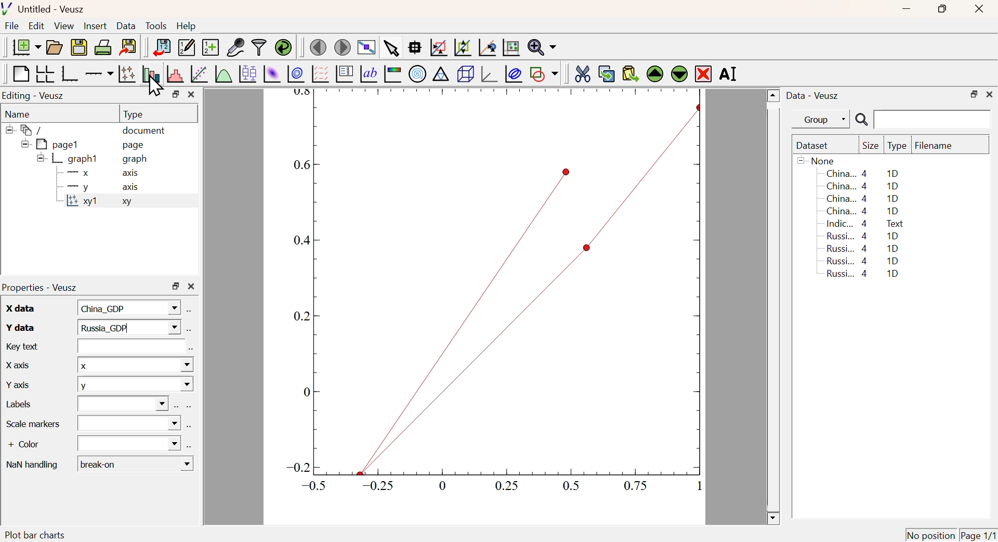 This screenshot has width=998, height=542. I want to click on graph1, so click(69, 158).